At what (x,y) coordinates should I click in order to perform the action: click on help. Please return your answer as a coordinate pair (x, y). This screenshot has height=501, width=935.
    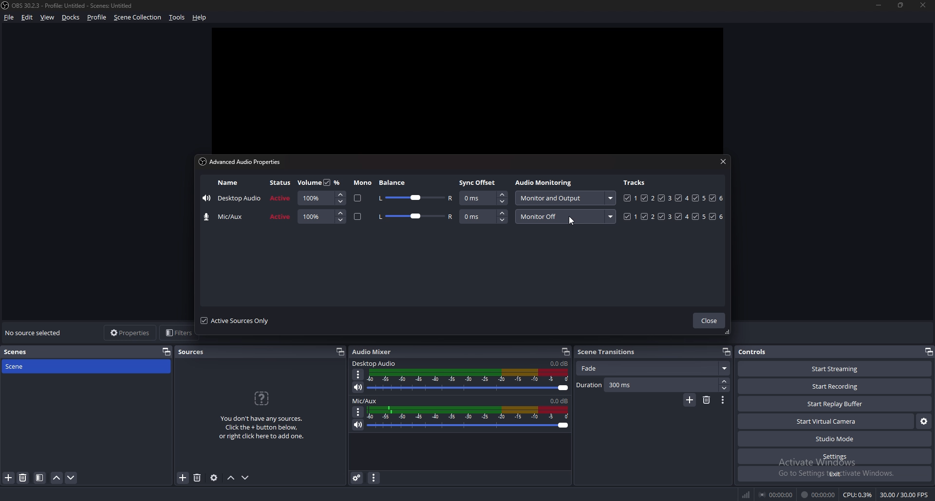
    Looking at the image, I should click on (200, 18).